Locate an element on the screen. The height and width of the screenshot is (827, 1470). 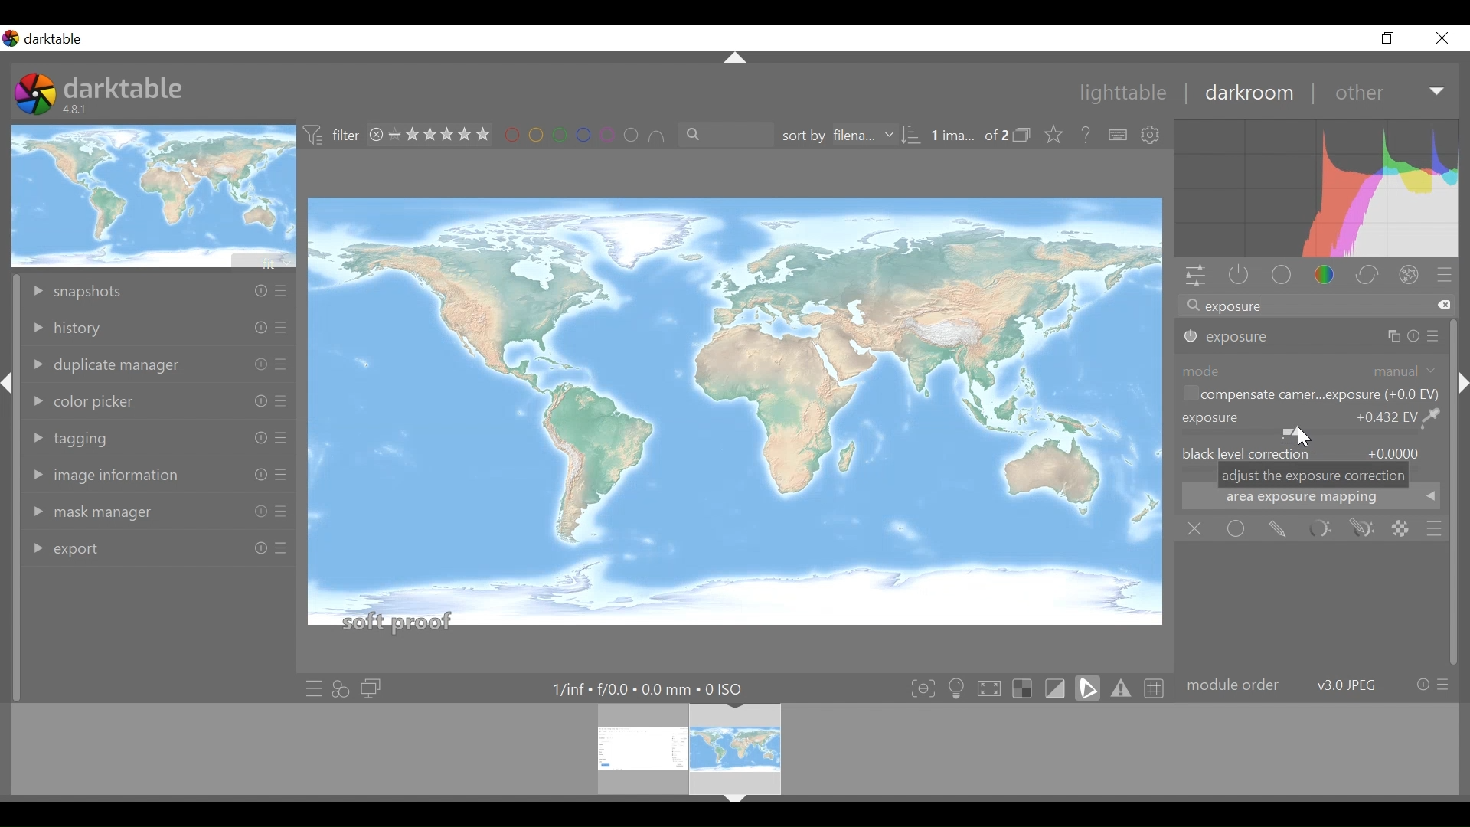
Darktable Desktop Icon is located at coordinates (37, 96).